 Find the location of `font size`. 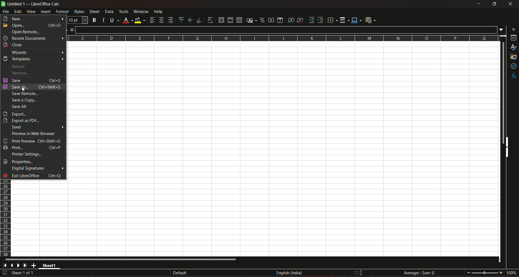

font size is located at coordinates (77, 20).